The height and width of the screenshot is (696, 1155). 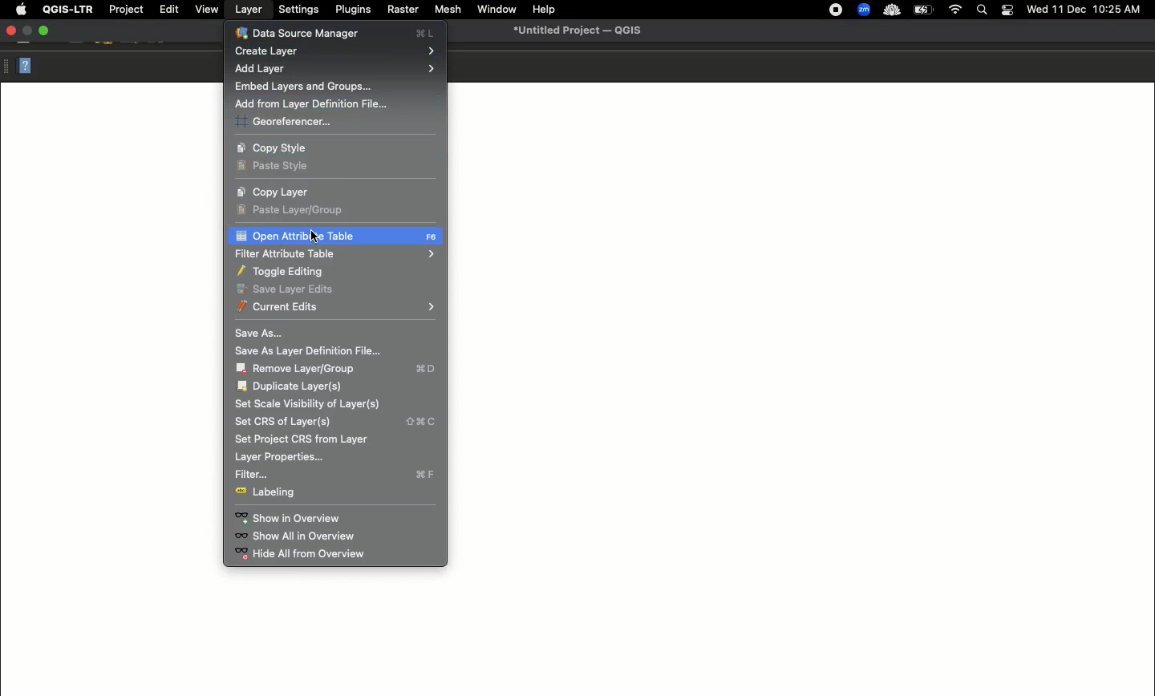 I want to click on cloud, so click(x=890, y=9).